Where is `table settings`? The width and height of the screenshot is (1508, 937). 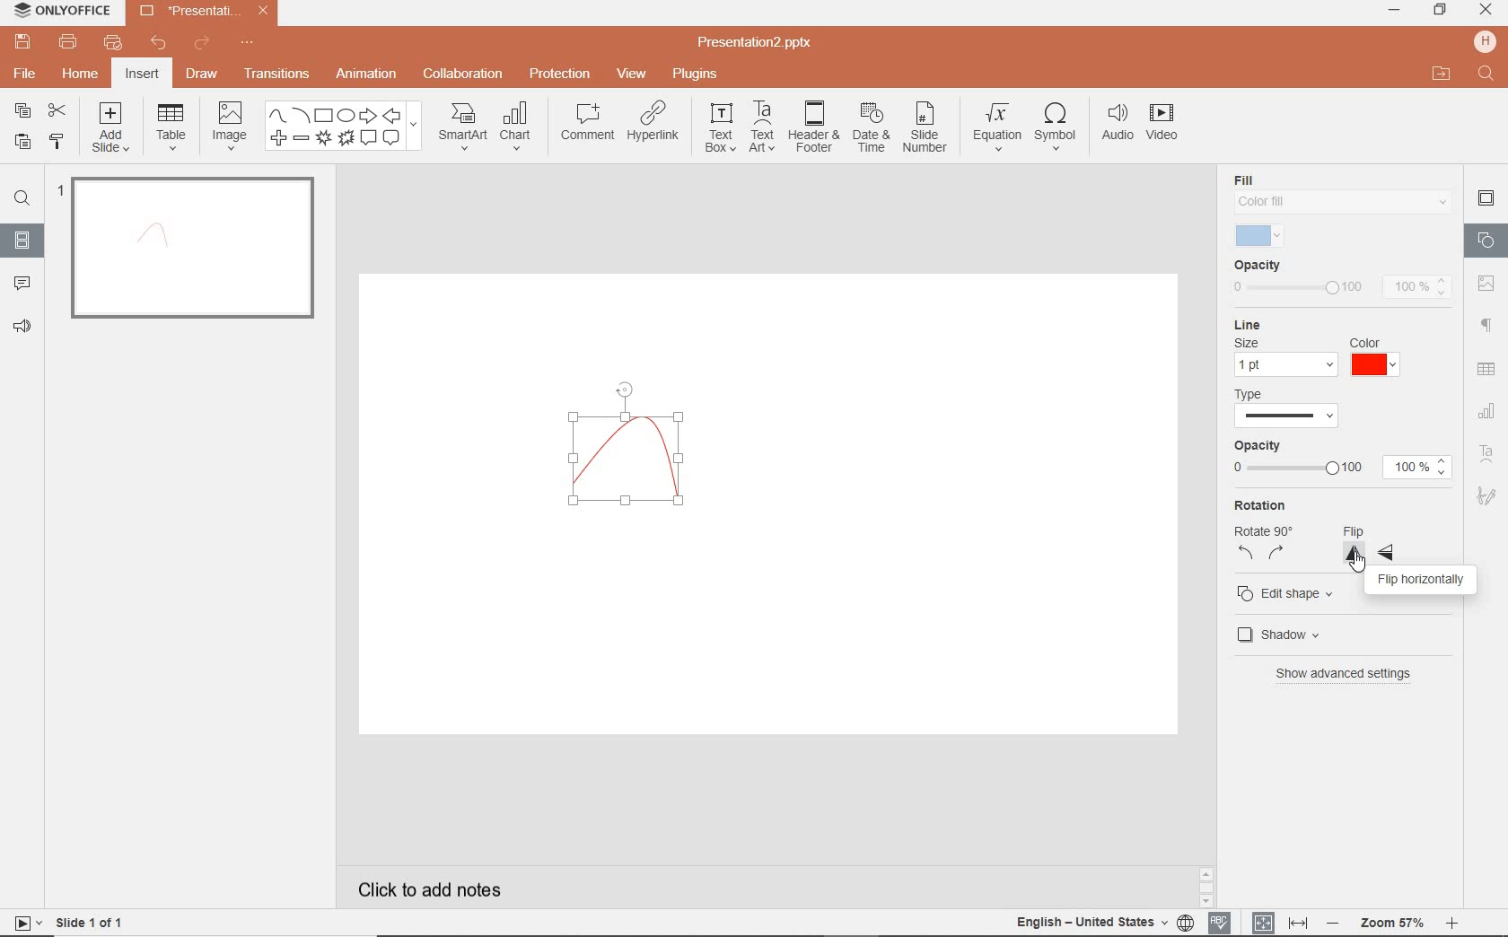 table settings is located at coordinates (1488, 367).